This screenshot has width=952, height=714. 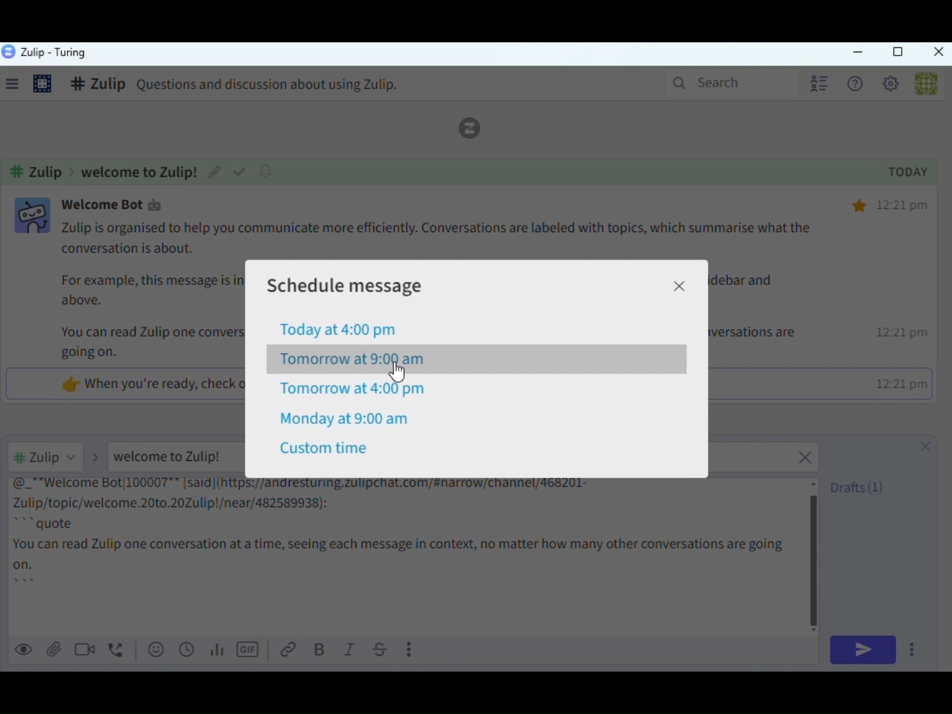 What do you see at coordinates (858, 53) in the screenshot?
I see `Minimize` at bounding box center [858, 53].